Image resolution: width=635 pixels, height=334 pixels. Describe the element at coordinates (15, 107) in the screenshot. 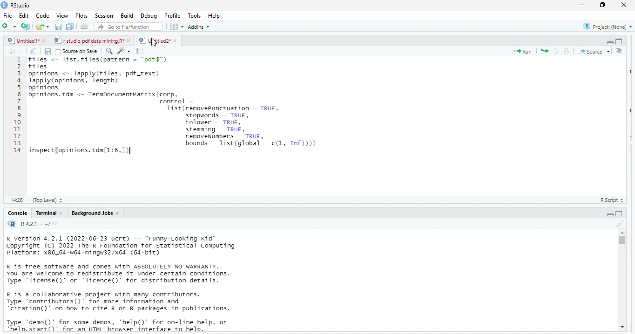

I see `+
2
3
a
5
6
7
3
9
10
11
12
13
14` at that location.